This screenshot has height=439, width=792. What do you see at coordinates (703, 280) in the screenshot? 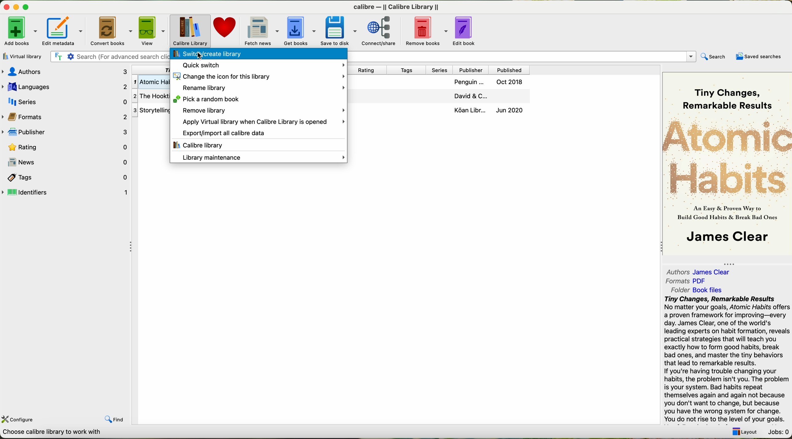
I see `PDF` at bounding box center [703, 280].